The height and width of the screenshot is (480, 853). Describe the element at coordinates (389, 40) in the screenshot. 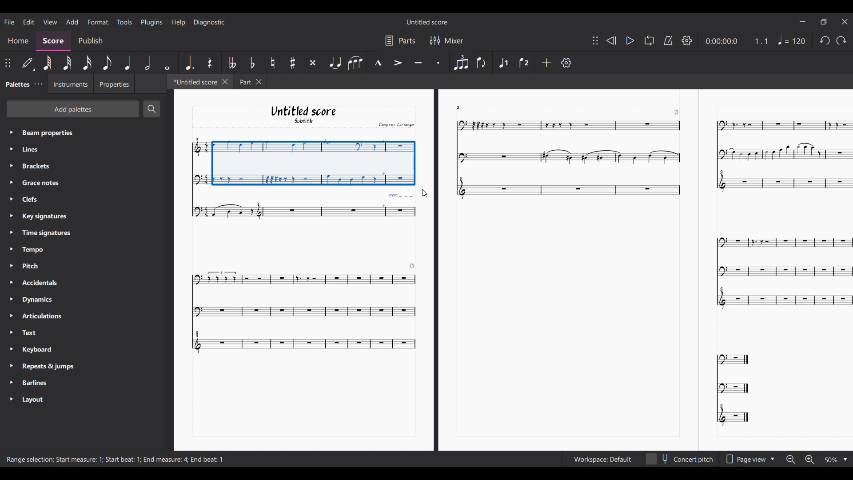

I see `` at that location.